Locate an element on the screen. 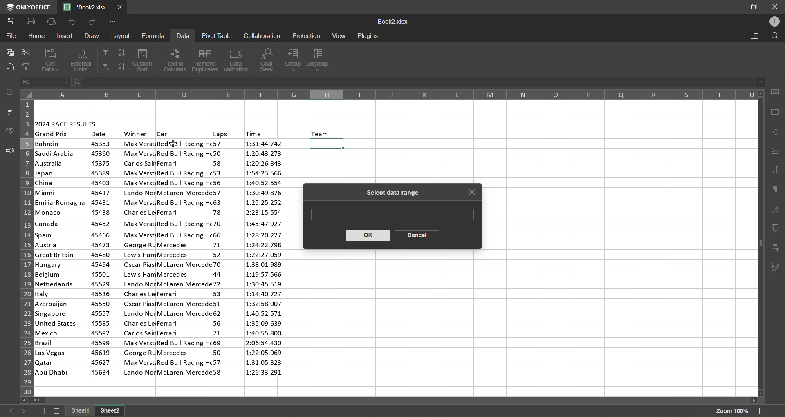 Image resolution: width=785 pixels, height=417 pixels. next is located at coordinates (24, 410).